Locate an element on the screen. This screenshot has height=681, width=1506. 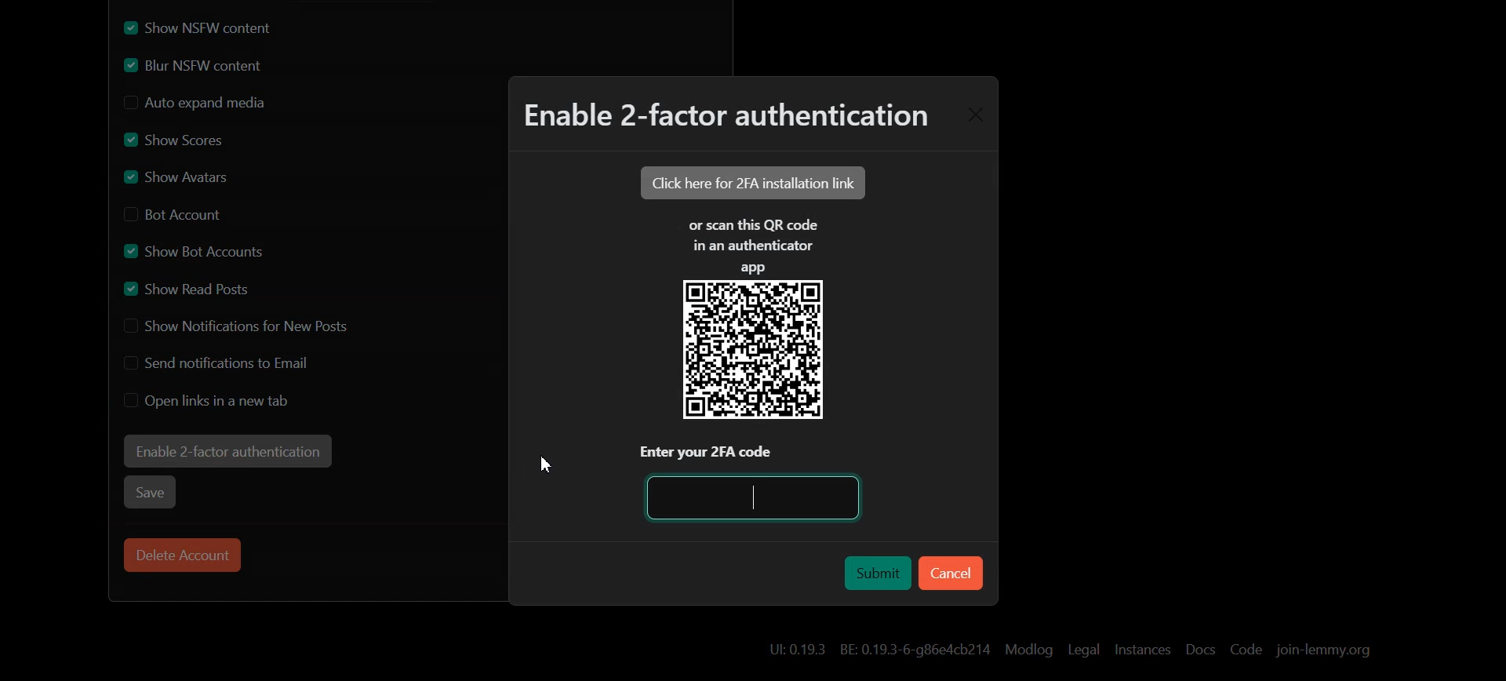
join-lemmy.org is located at coordinates (1322, 650).